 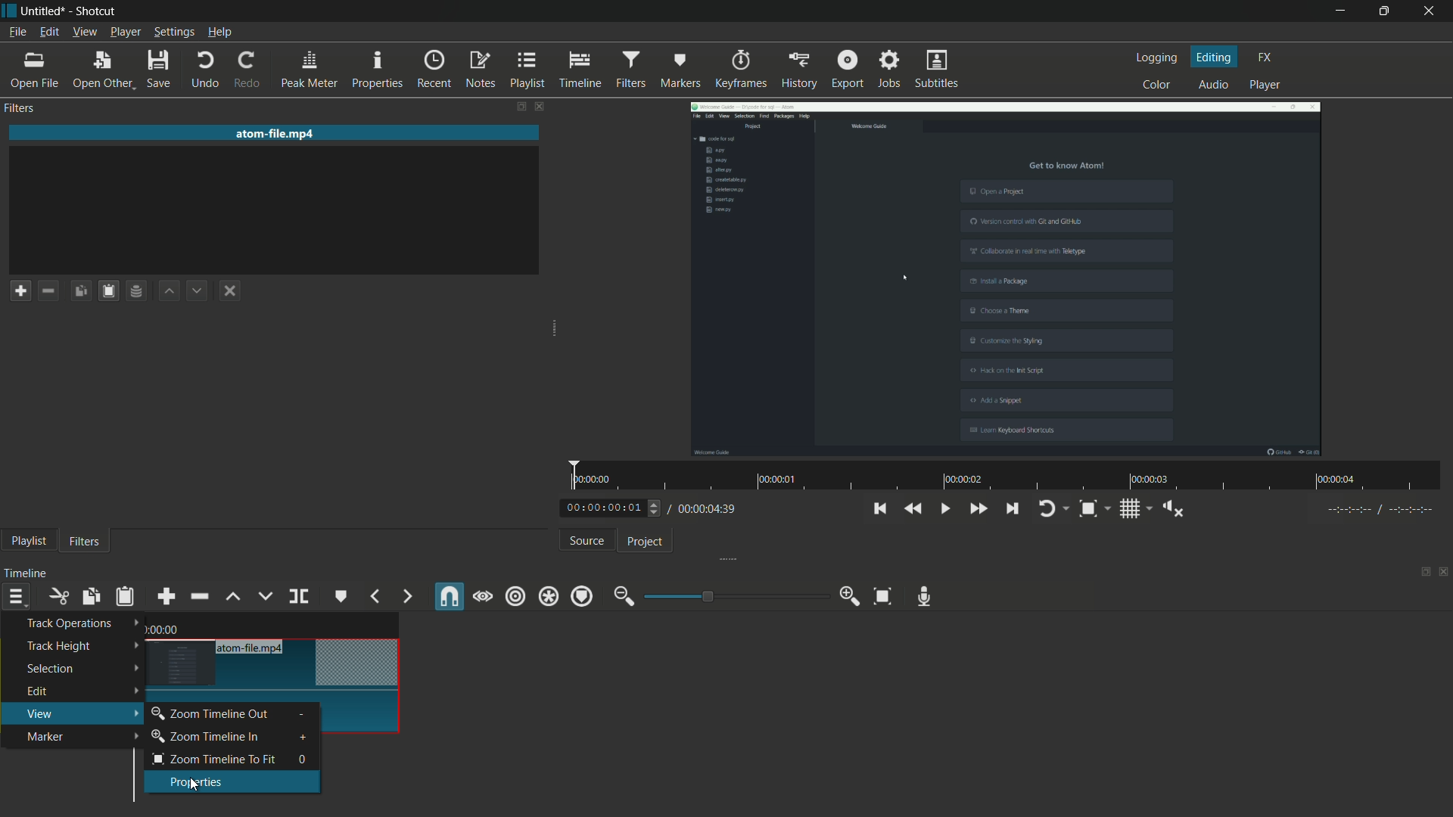 What do you see at coordinates (164, 629) in the screenshot?
I see `time` at bounding box center [164, 629].